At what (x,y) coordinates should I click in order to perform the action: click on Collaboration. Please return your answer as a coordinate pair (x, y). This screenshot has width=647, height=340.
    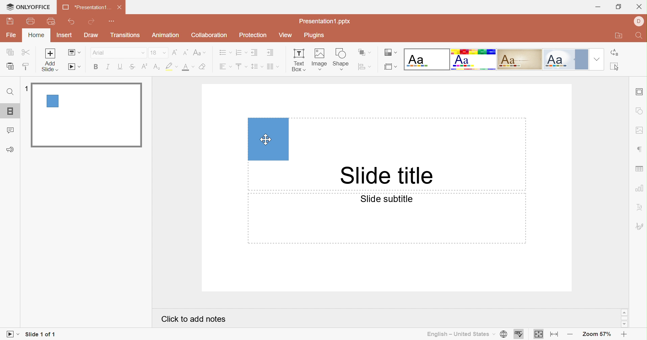
    Looking at the image, I should click on (208, 35).